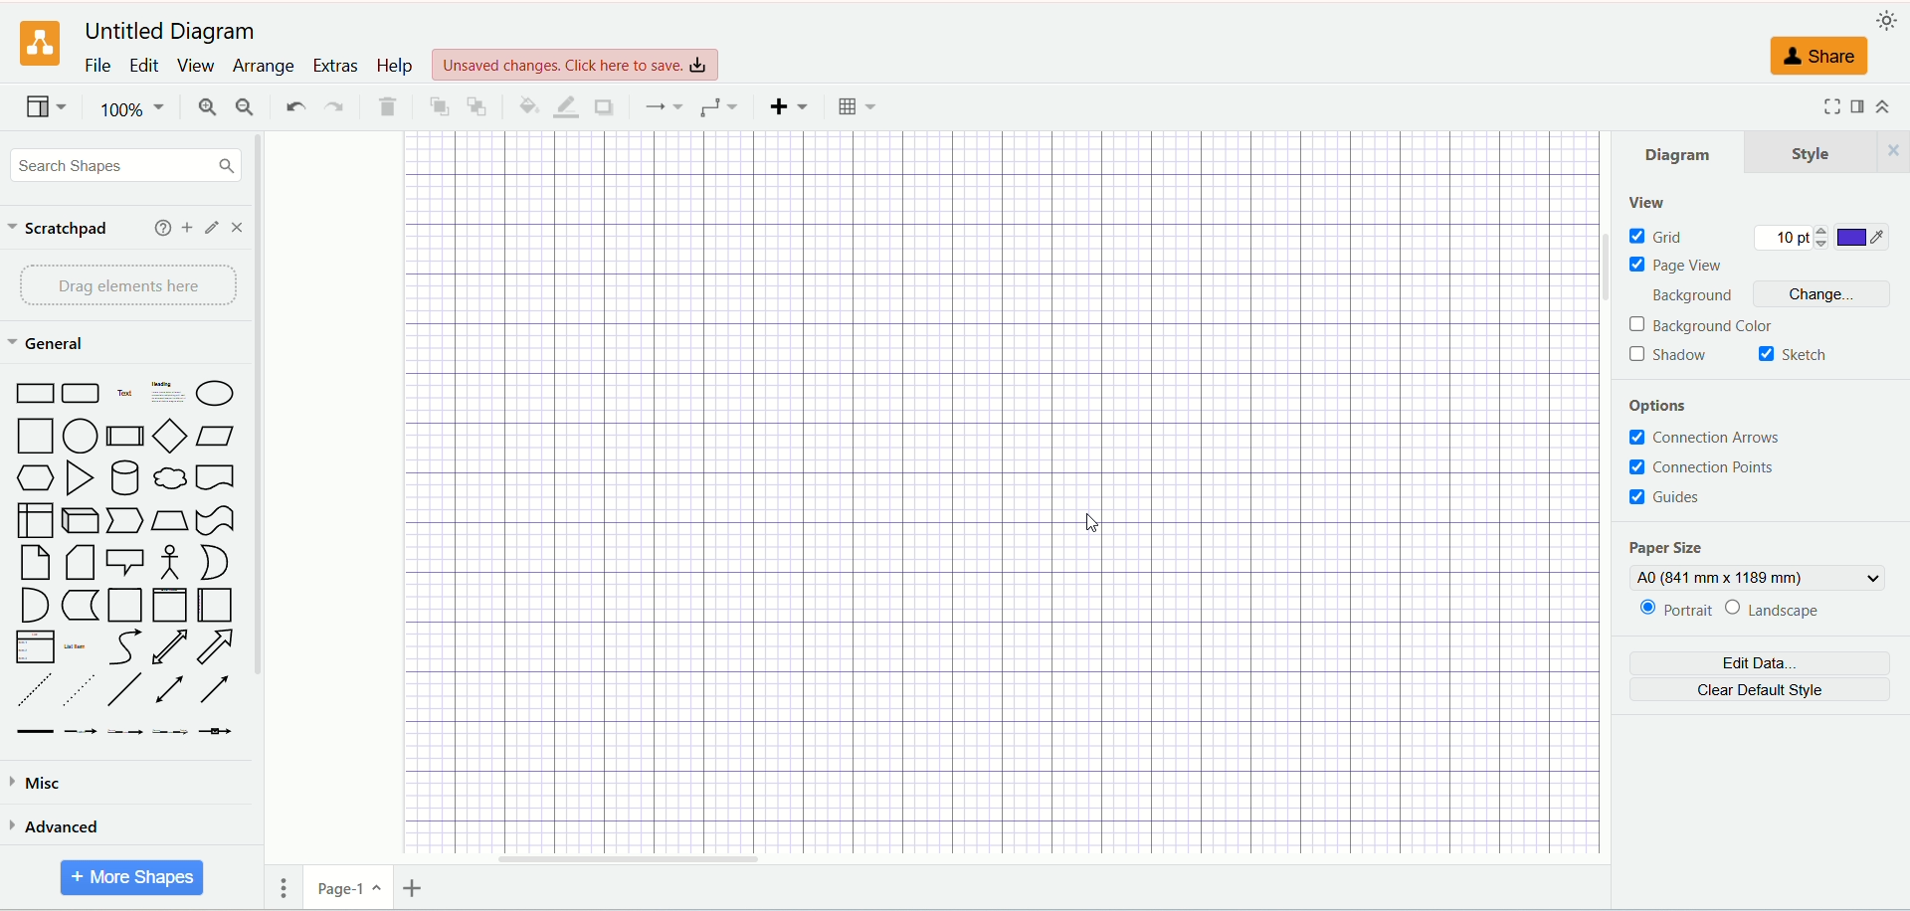  Describe the element at coordinates (123, 779) in the screenshot. I see `misc` at that location.